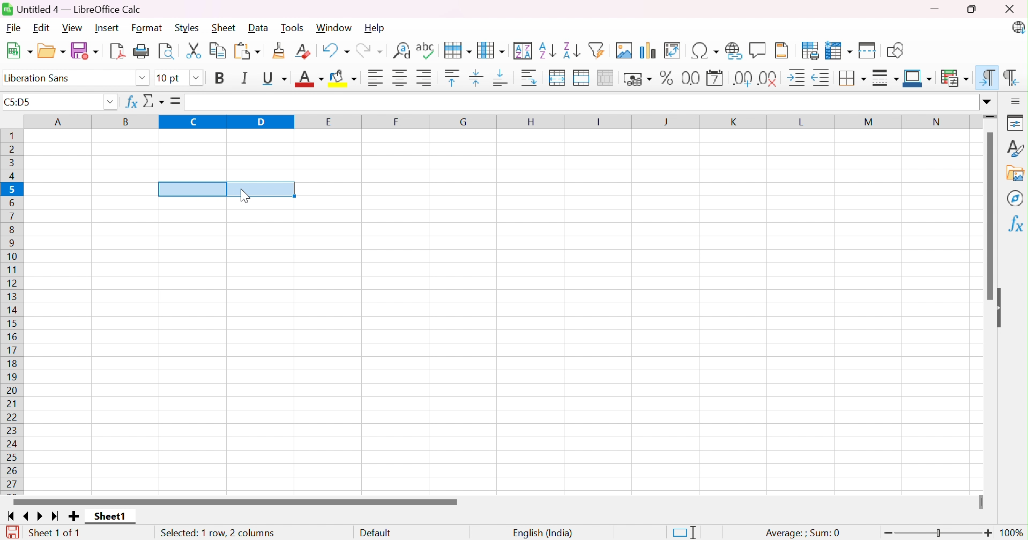 This screenshot has height=540, width=1028. Describe the element at coordinates (247, 196) in the screenshot. I see `Cursor` at that location.